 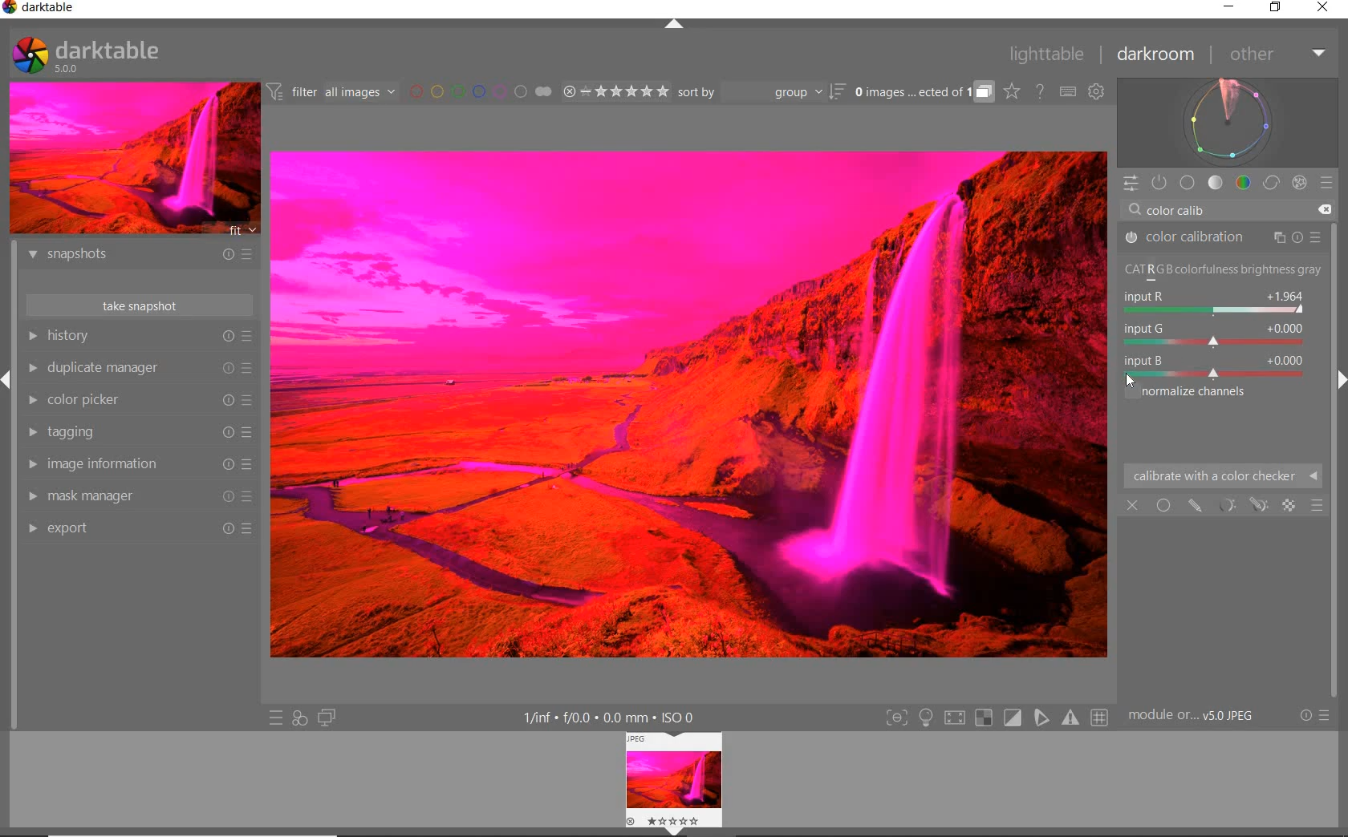 I want to click on SELECTED IMAGE, so click(x=690, y=402).